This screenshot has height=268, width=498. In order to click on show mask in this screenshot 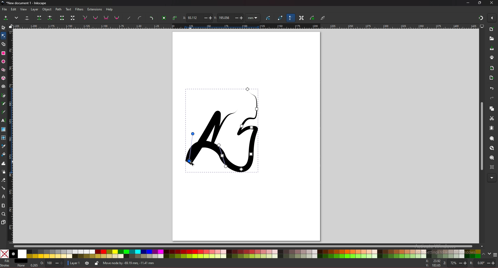, I will do `click(313, 18)`.